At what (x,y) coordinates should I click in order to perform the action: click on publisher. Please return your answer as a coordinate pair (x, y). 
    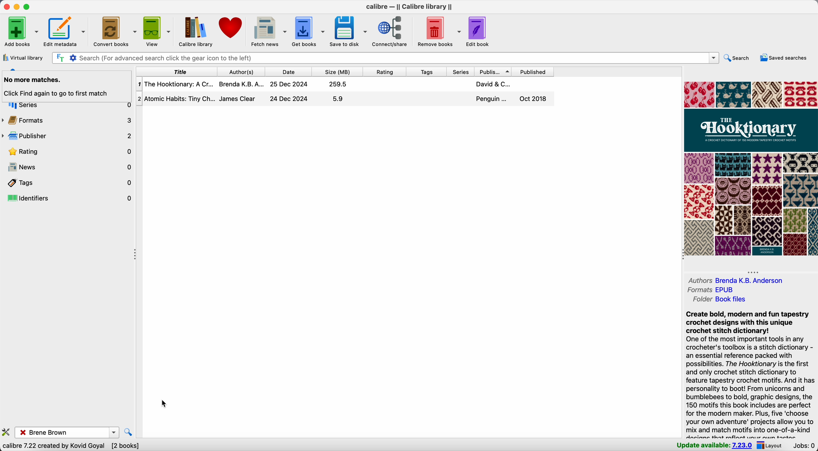
    Looking at the image, I should click on (494, 72).